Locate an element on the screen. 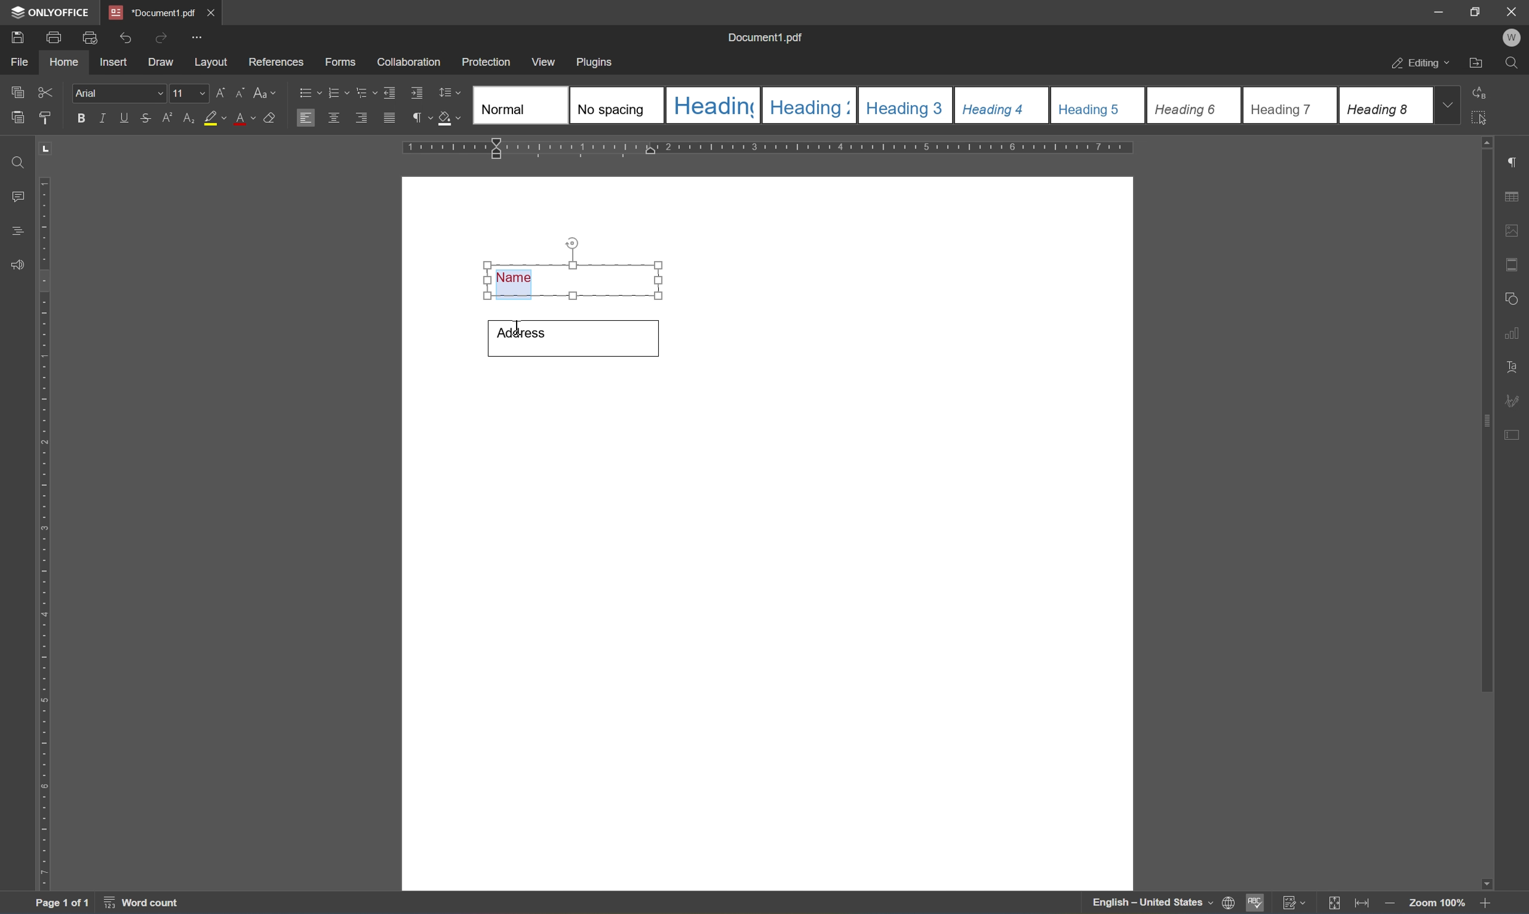  word count is located at coordinates (139, 904).